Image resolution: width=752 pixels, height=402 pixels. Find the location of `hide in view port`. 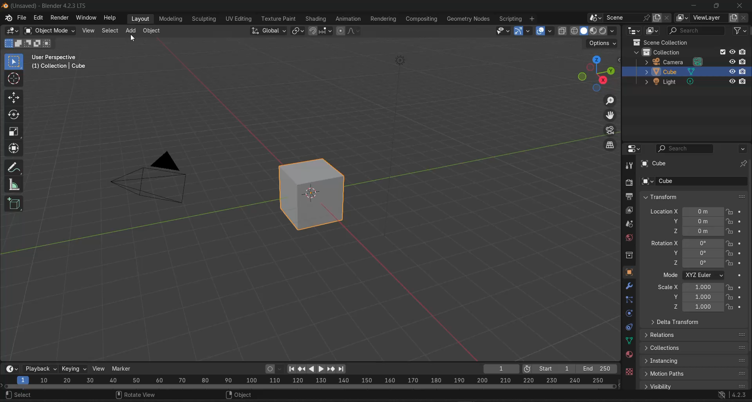

hide in view port is located at coordinates (732, 71).